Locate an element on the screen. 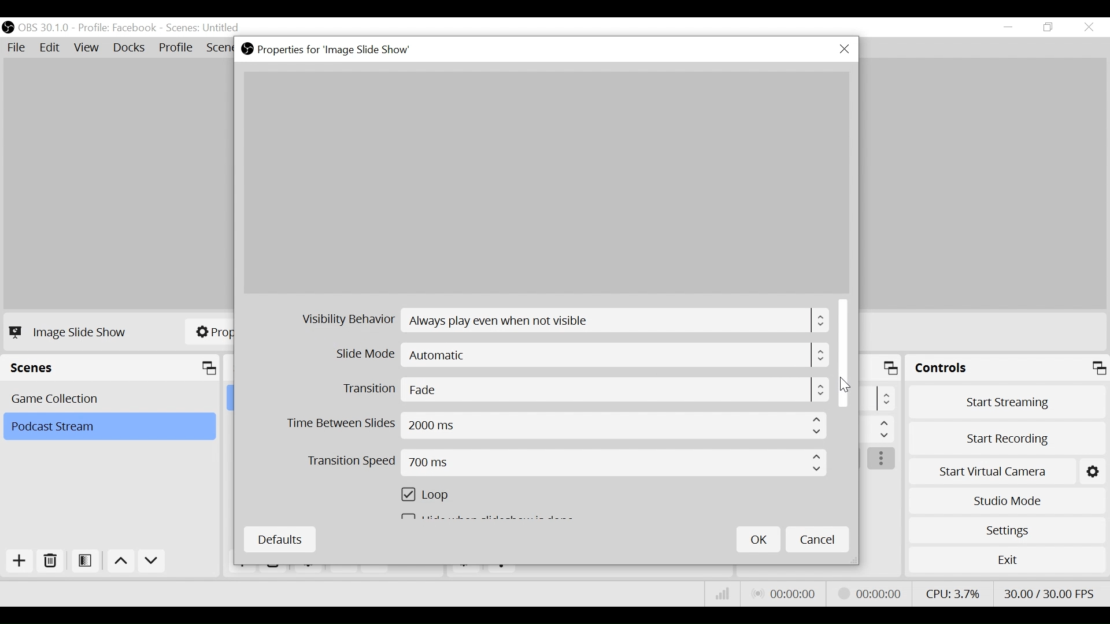  Docks is located at coordinates (130, 49).